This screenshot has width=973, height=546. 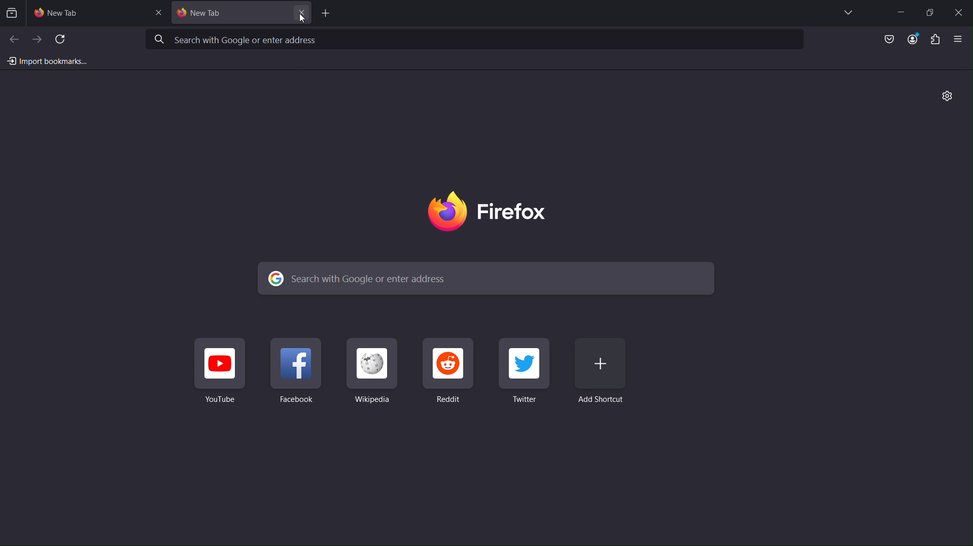 I want to click on Facebook Shortcut, so click(x=300, y=374).